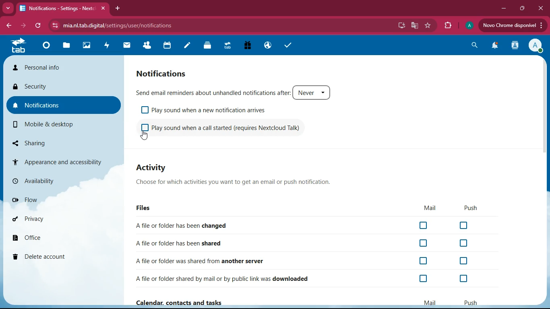  What do you see at coordinates (29, 87) in the screenshot?
I see `security` at bounding box center [29, 87].